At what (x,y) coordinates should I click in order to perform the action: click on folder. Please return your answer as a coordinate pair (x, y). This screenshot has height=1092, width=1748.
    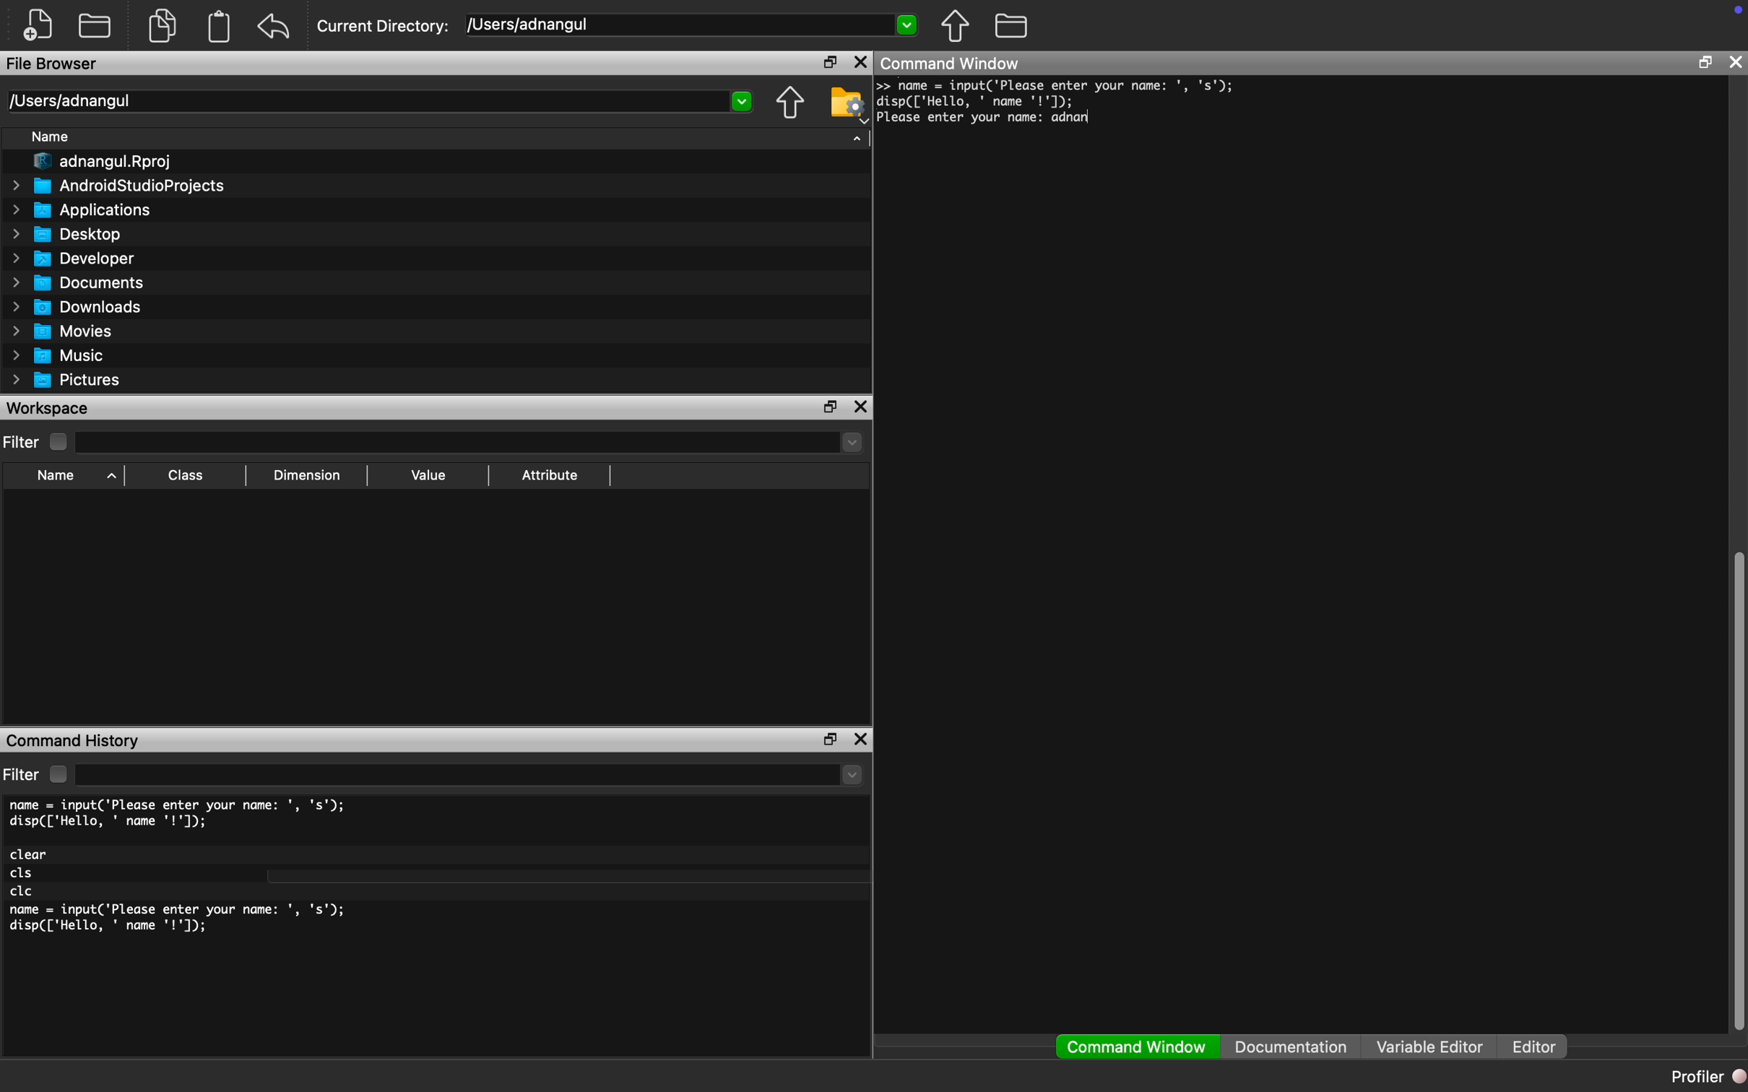
    Looking at the image, I should click on (1013, 25).